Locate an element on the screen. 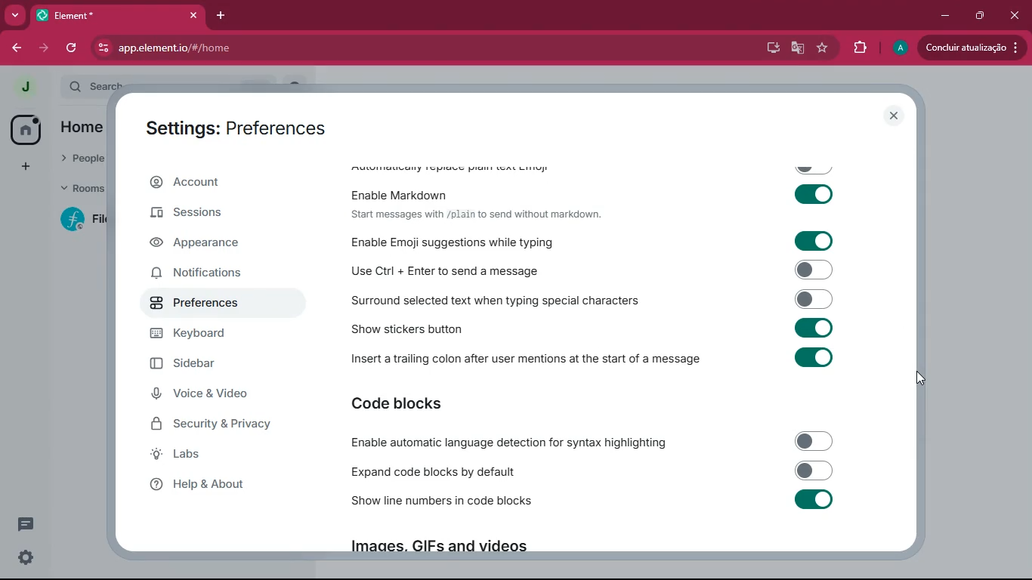 This screenshot has width=1032, height=580. keyboard is located at coordinates (217, 335).